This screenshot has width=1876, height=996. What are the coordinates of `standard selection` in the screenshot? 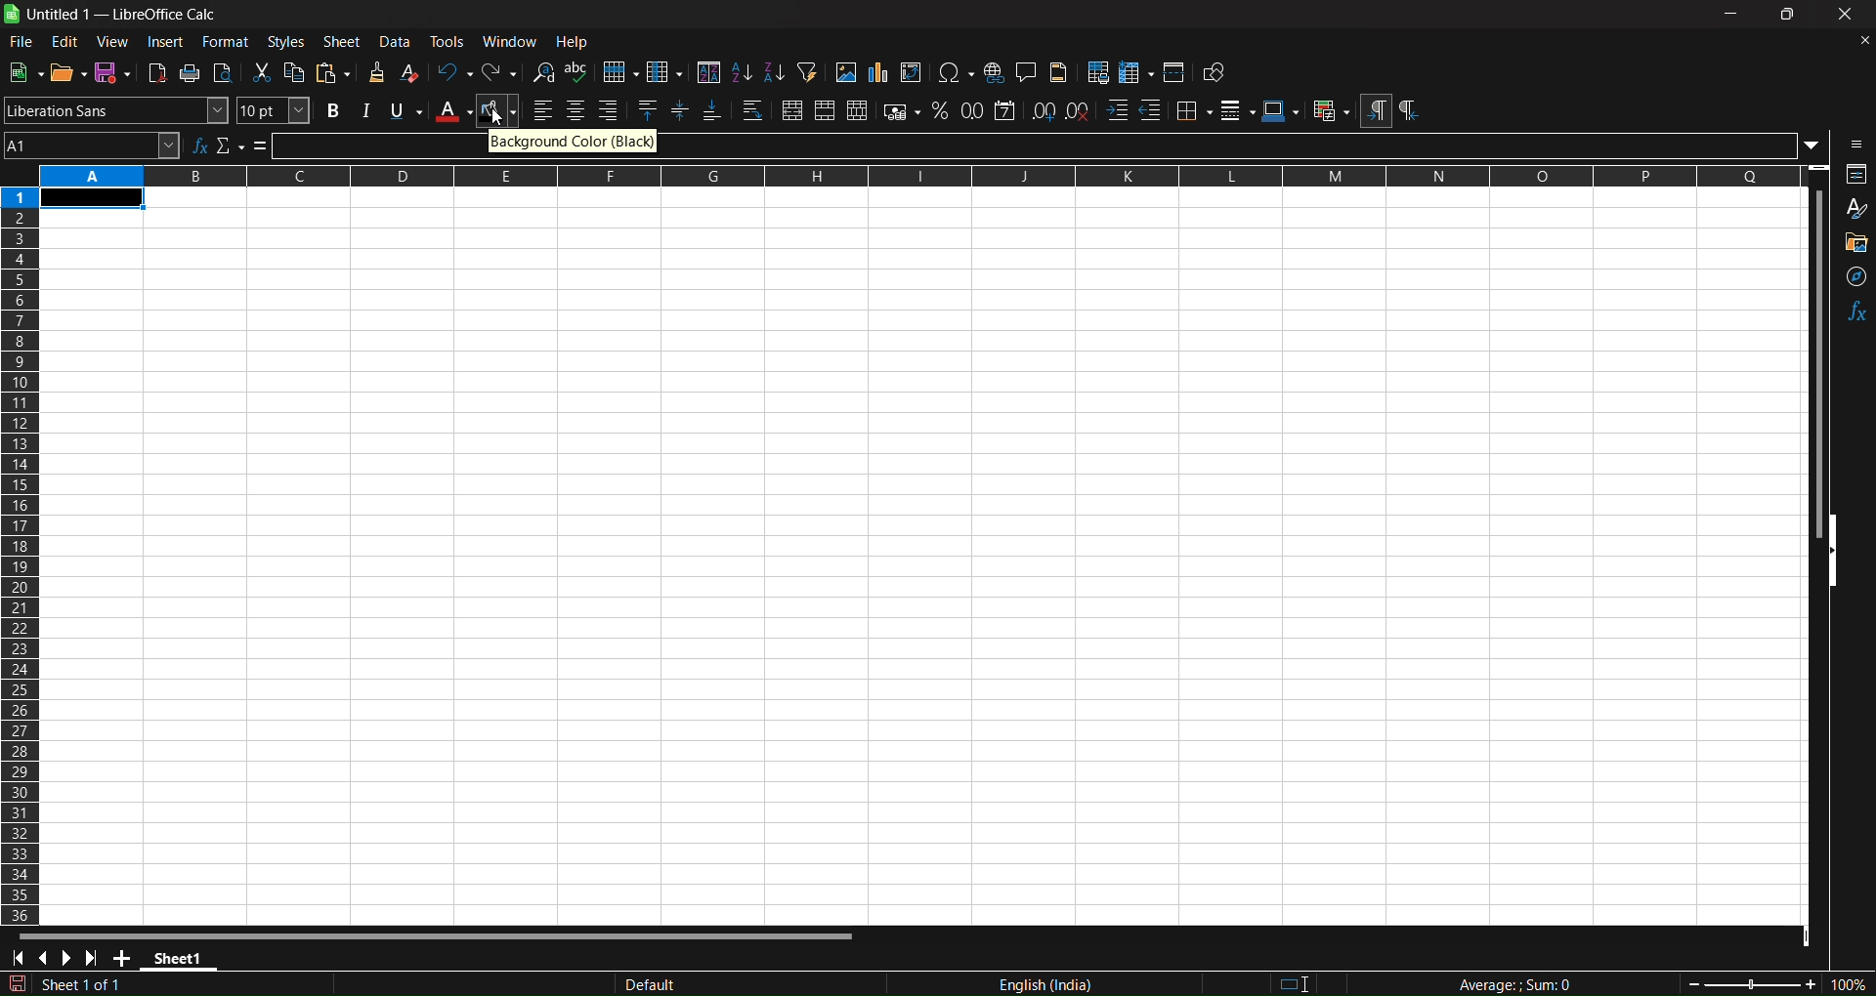 It's located at (1304, 981).